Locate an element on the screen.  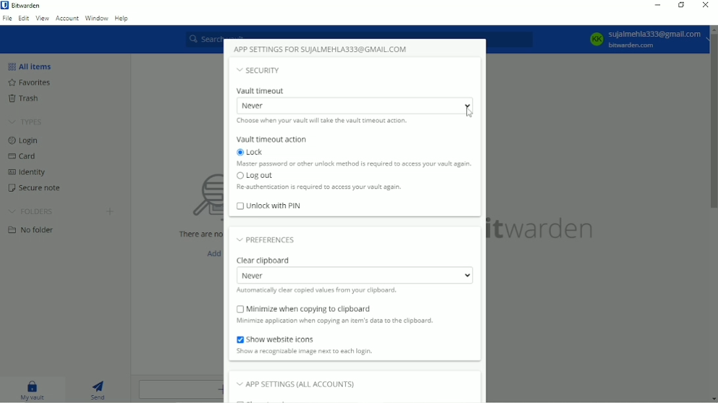
Add folder is located at coordinates (110, 211).